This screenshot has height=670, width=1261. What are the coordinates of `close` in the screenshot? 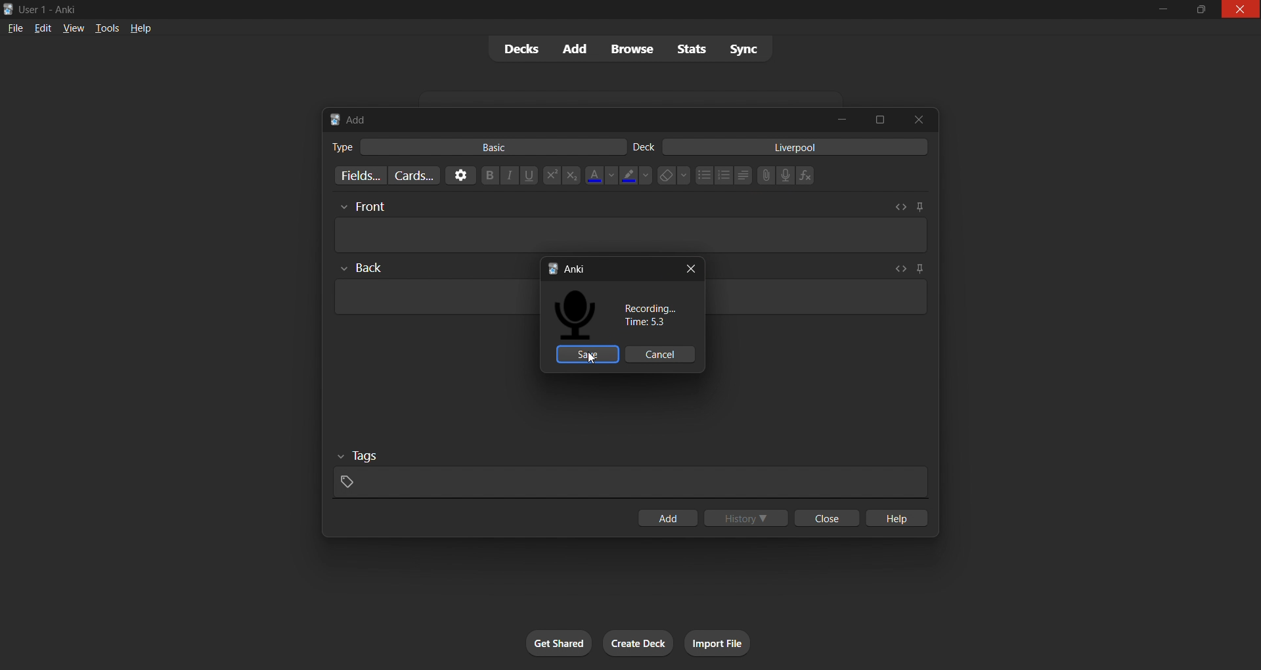 It's located at (914, 120).